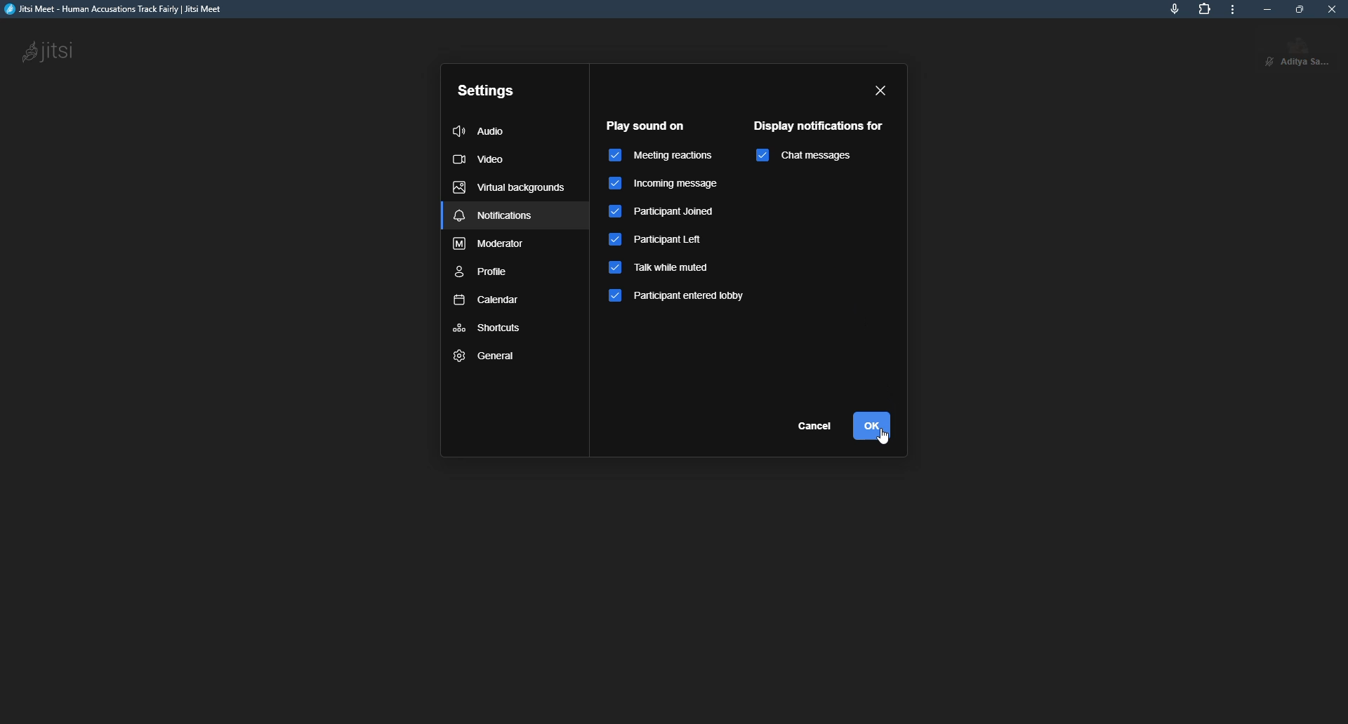  Describe the element at coordinates (1265, 61) in the screenshot. I see `unmute` at that location.